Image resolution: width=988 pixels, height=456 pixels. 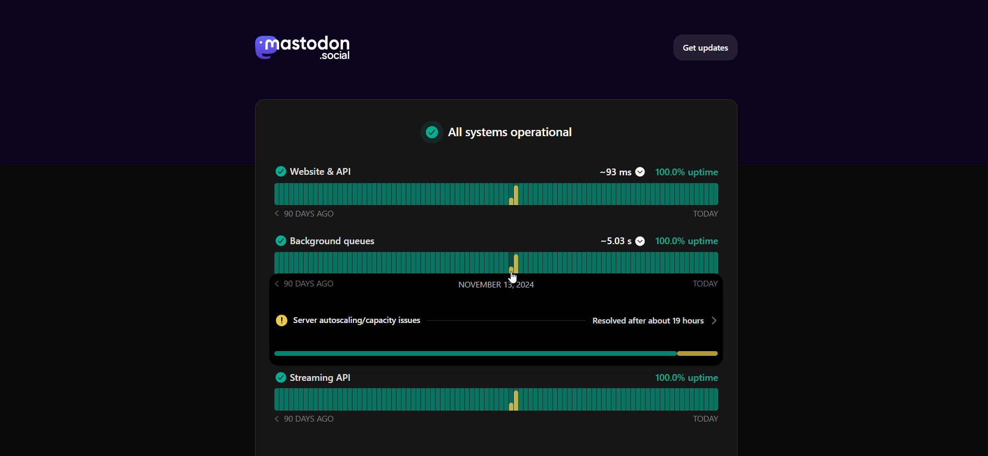 What do you see at coordinates (327, 240) in the screenshot?
I see `Background queues` at bounding box center [327, 240].